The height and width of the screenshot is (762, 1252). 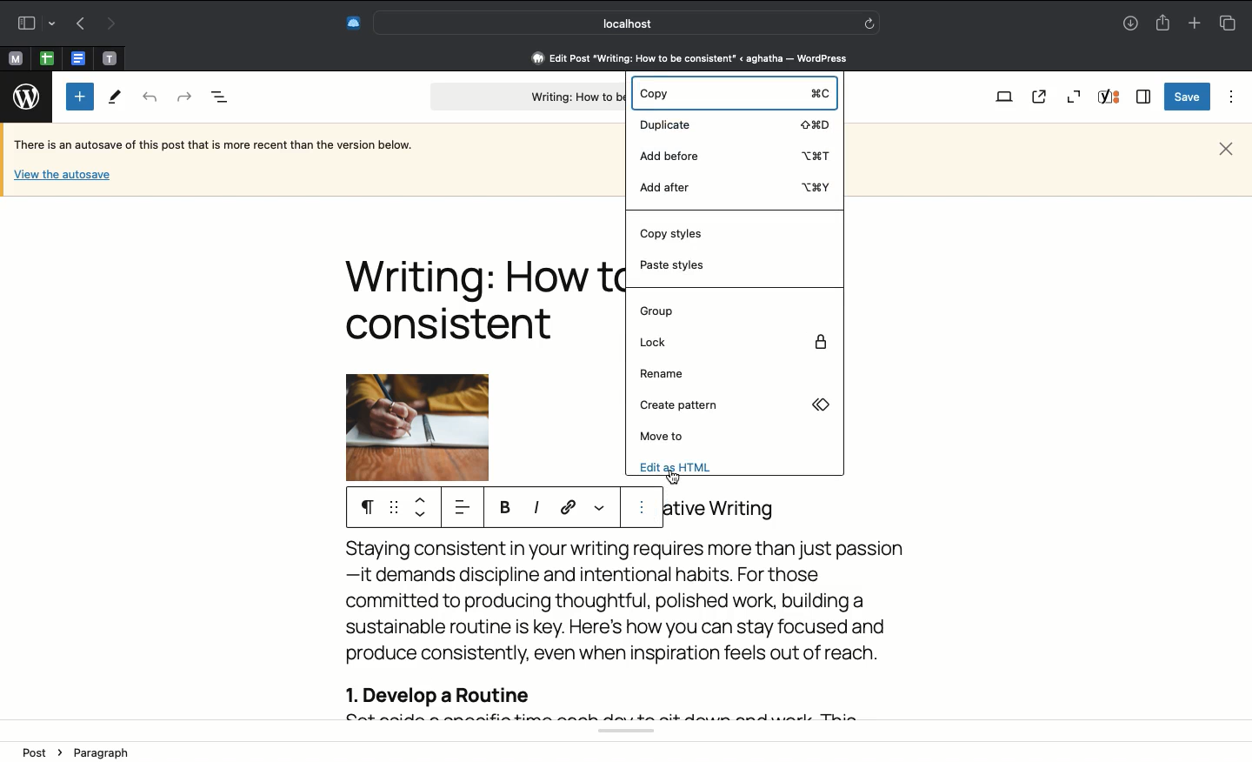 I want to click on Tabs, so click(x=1227, y=23).